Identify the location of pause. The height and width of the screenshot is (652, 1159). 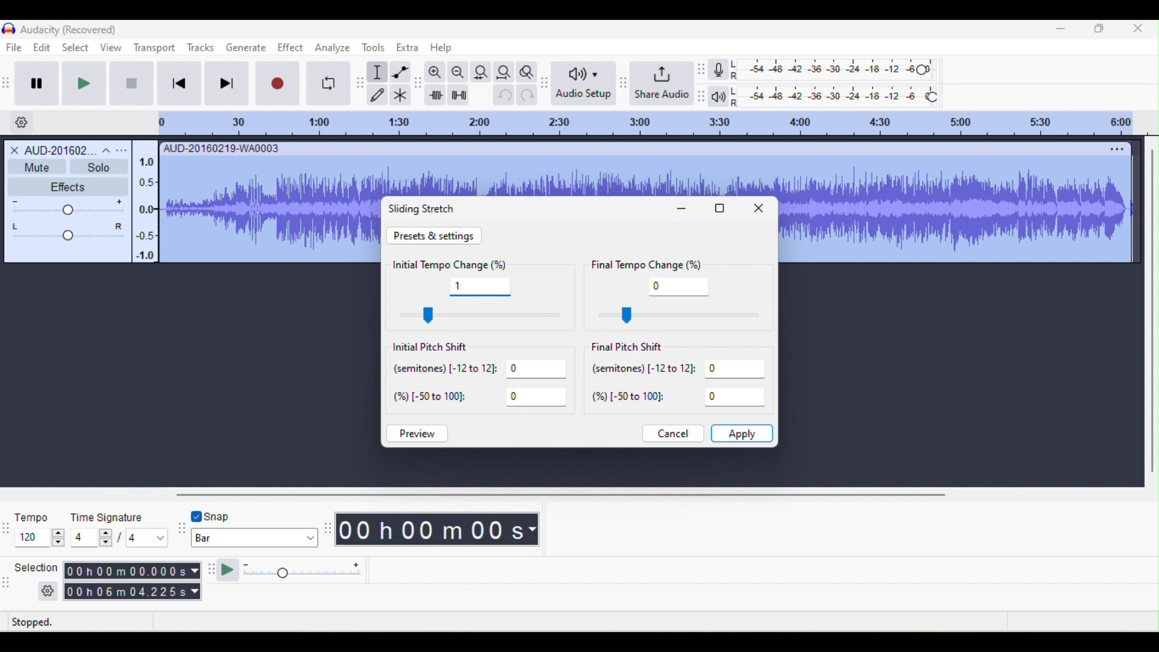
(40, 81).